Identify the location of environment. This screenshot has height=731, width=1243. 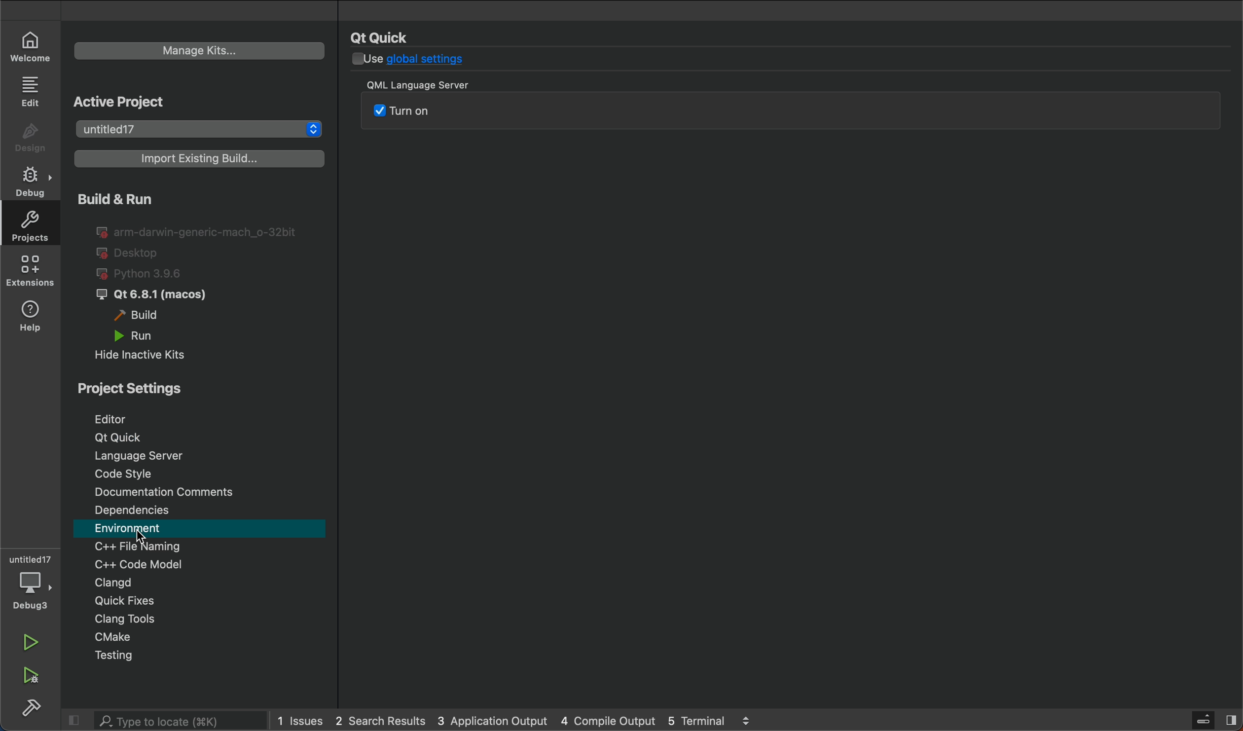
(201, 528).